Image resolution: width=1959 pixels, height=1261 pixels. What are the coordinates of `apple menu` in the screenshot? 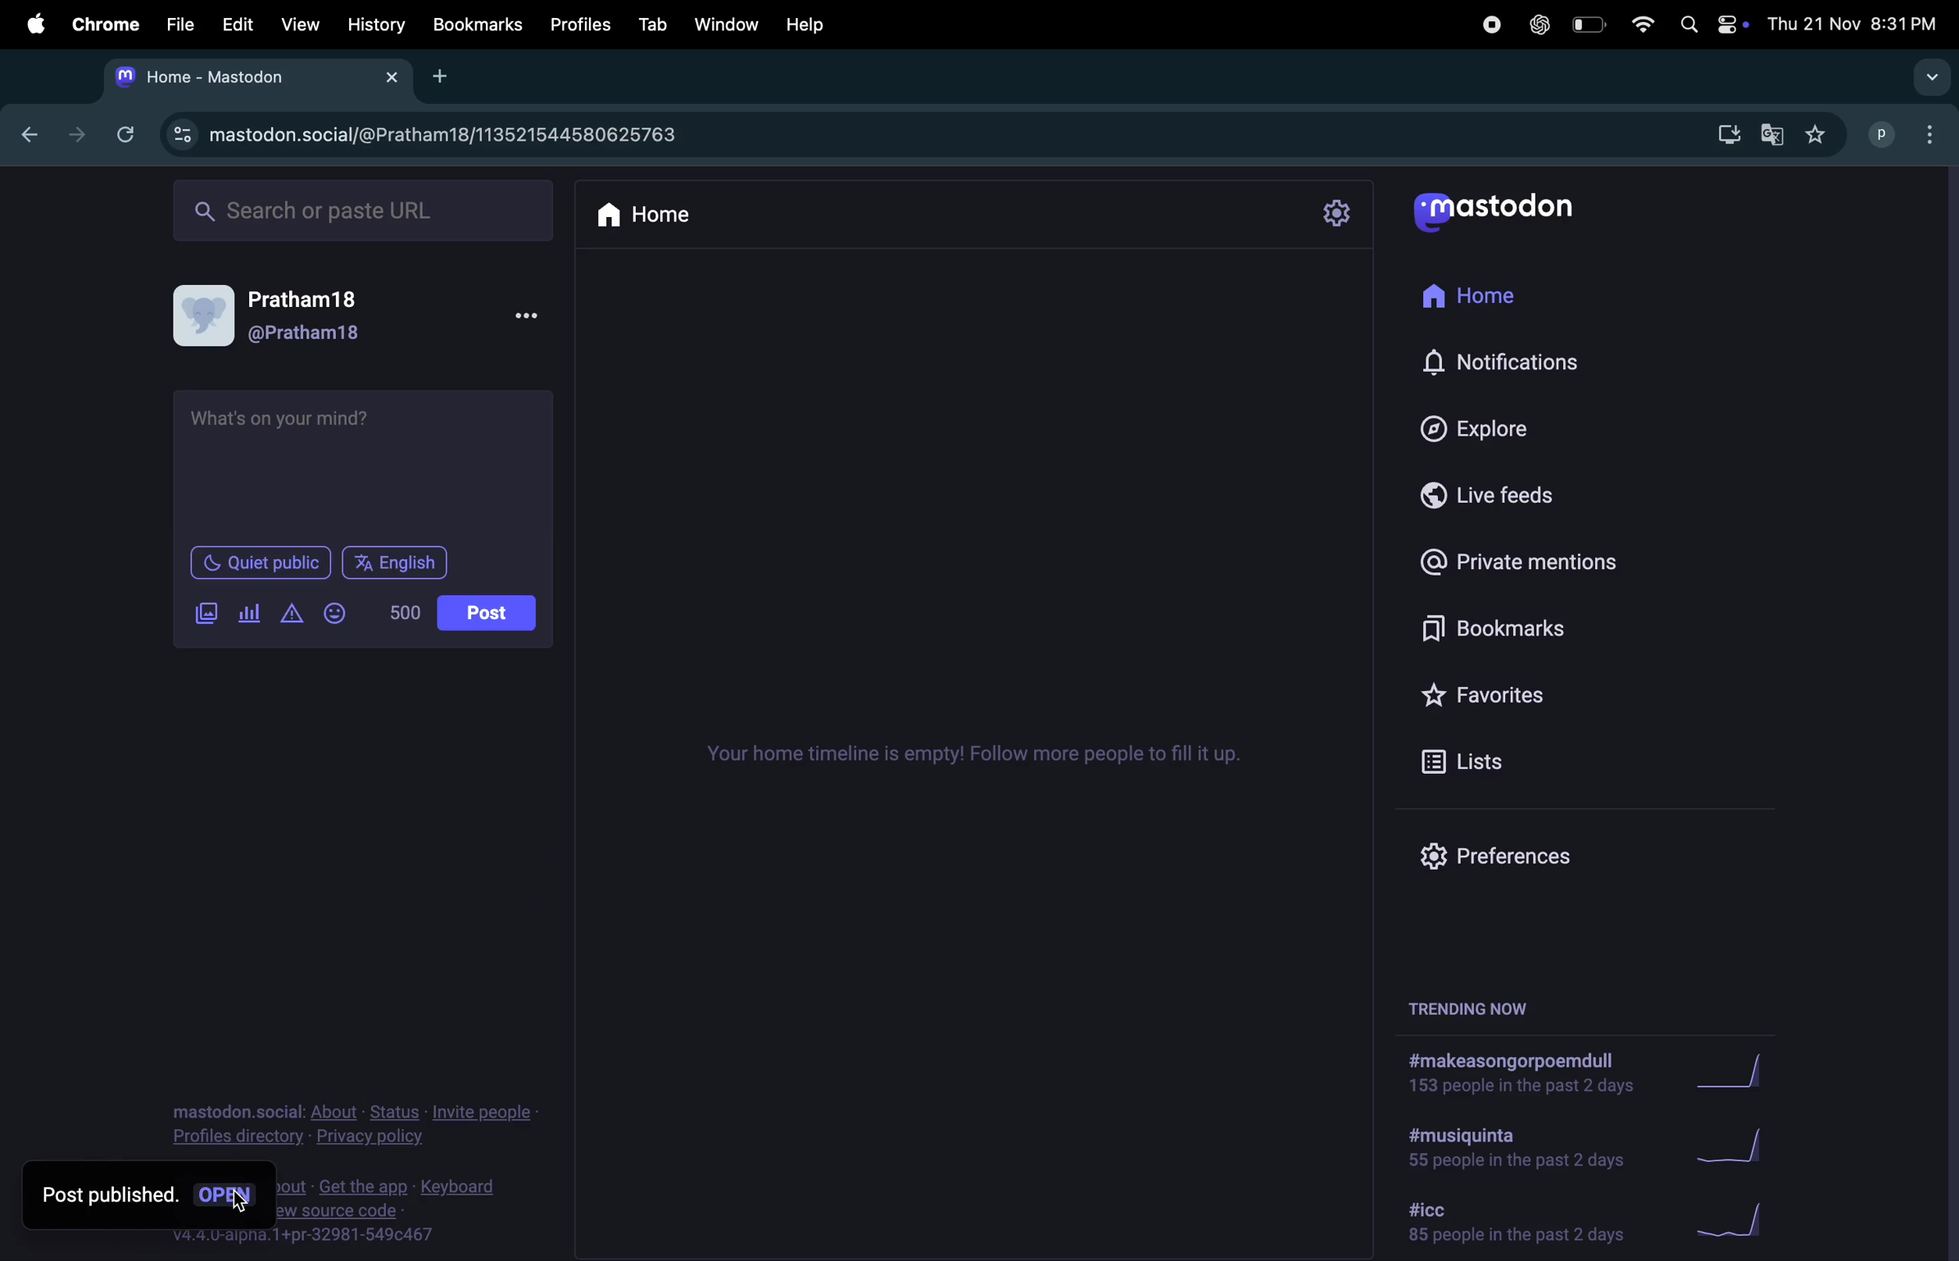 It's located at (32, 22).